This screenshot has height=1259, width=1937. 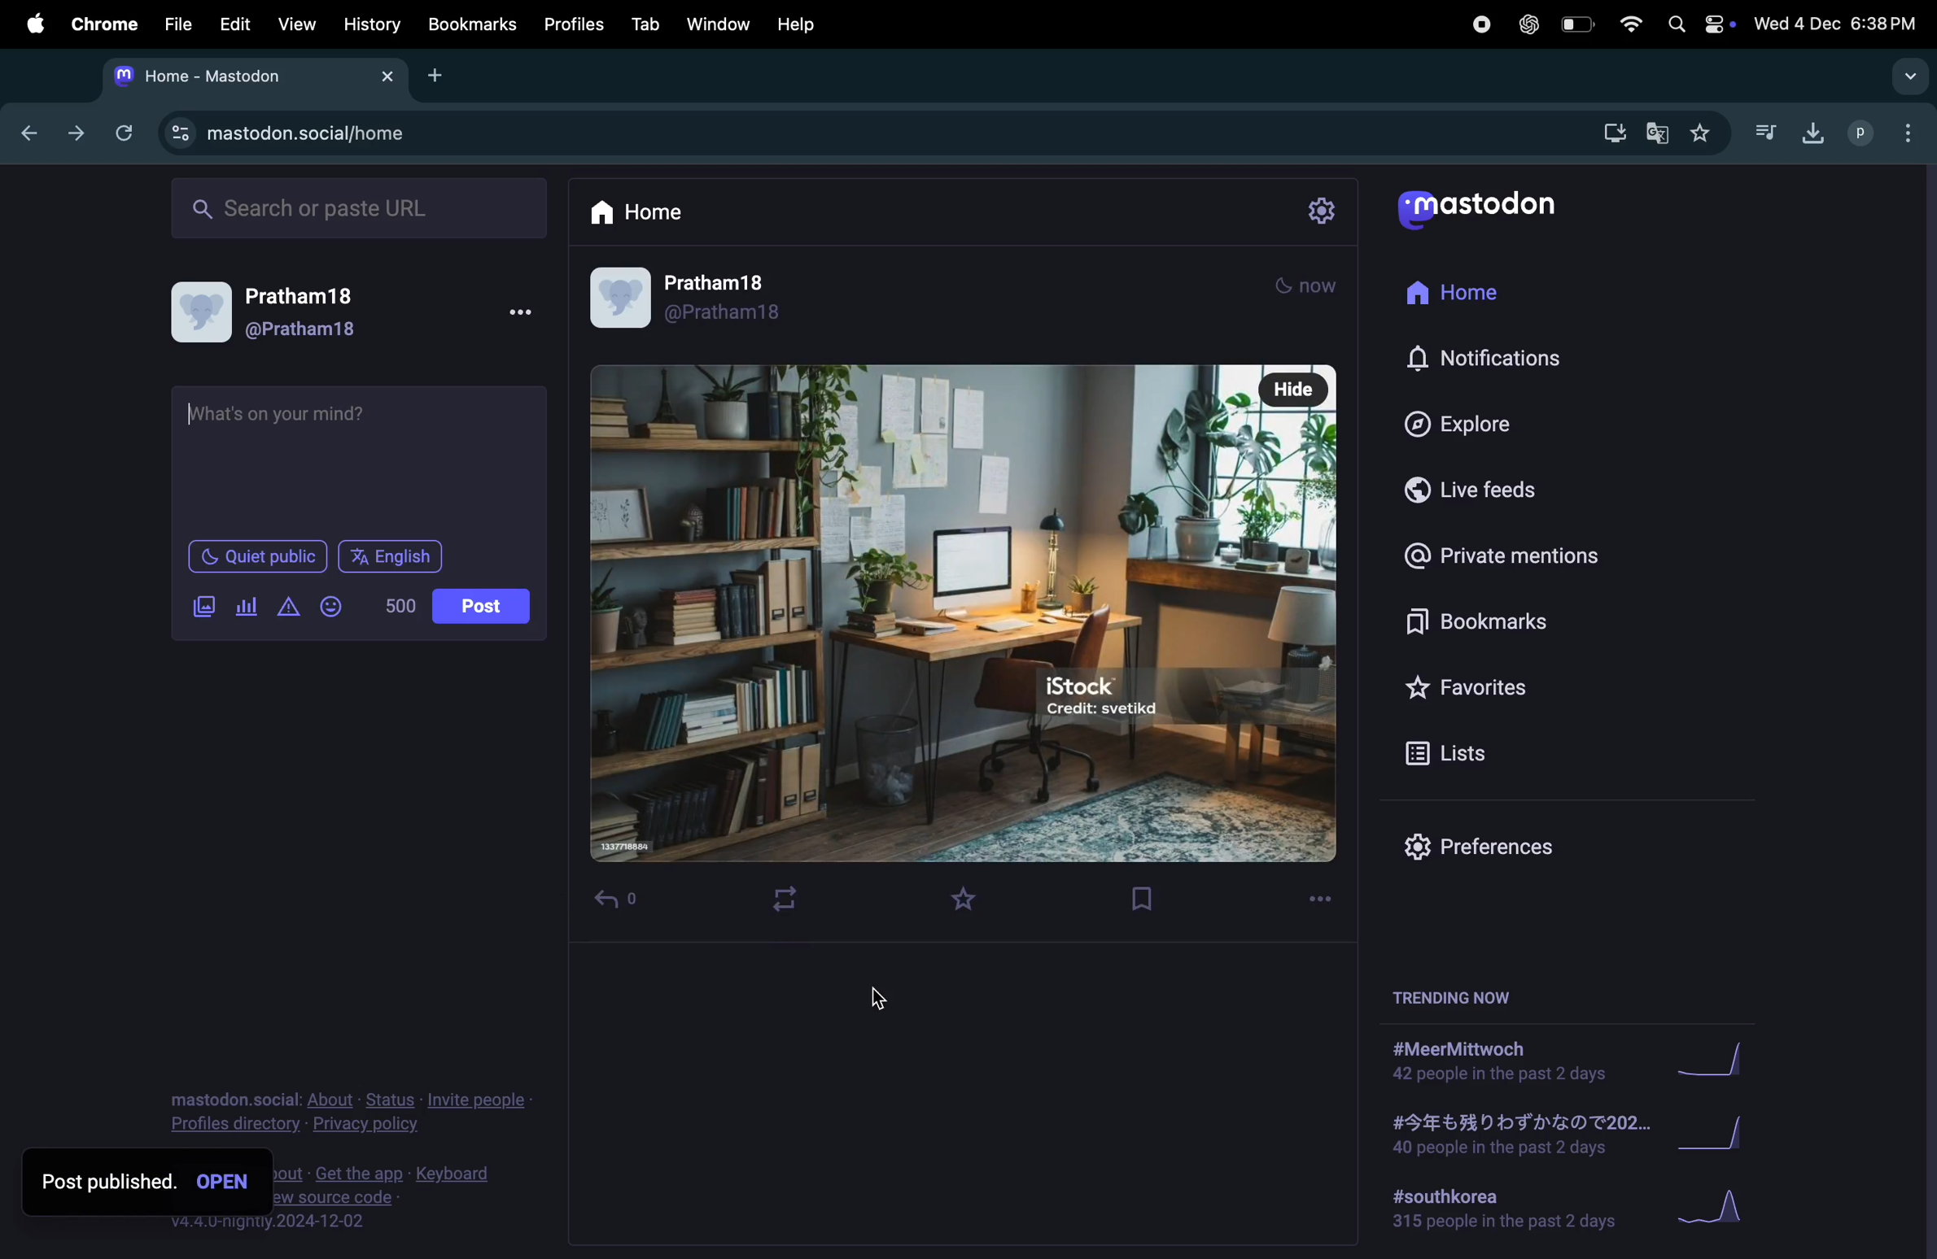 I want to click on add image, so click(x=199, y=611).